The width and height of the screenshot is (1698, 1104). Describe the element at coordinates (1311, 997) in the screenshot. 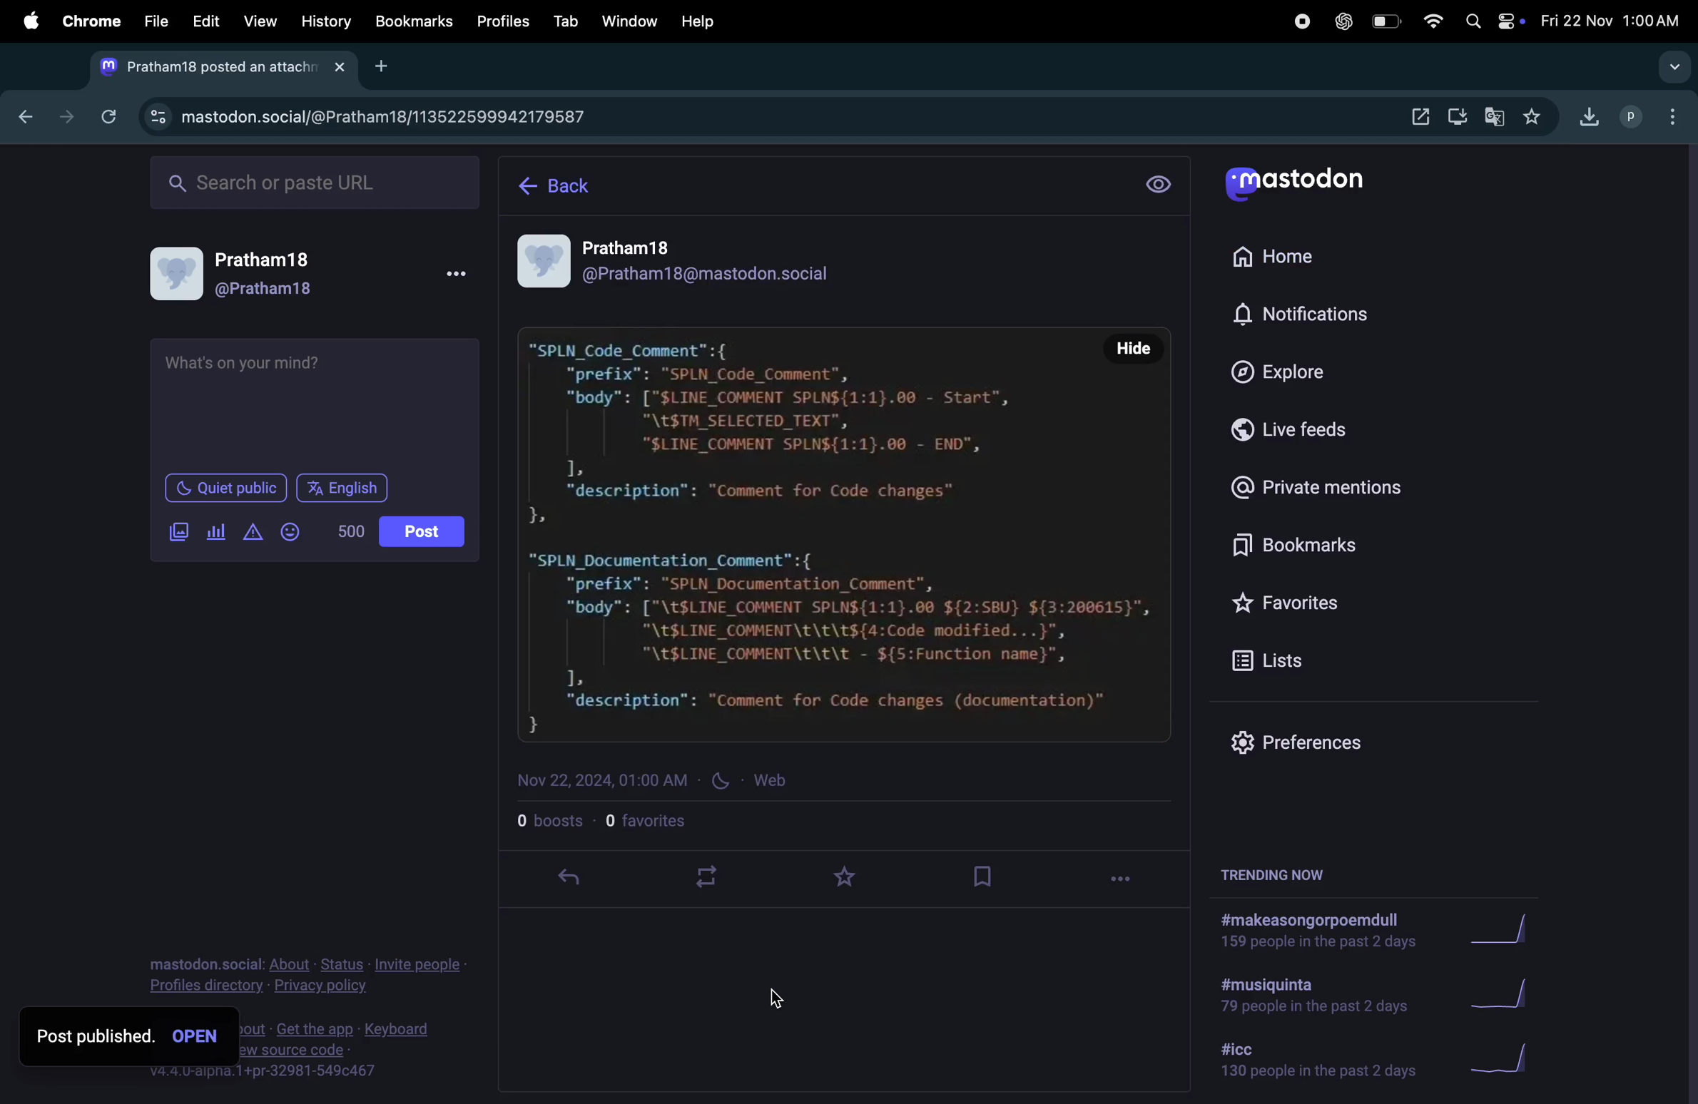

I see `hashtags` at that location.